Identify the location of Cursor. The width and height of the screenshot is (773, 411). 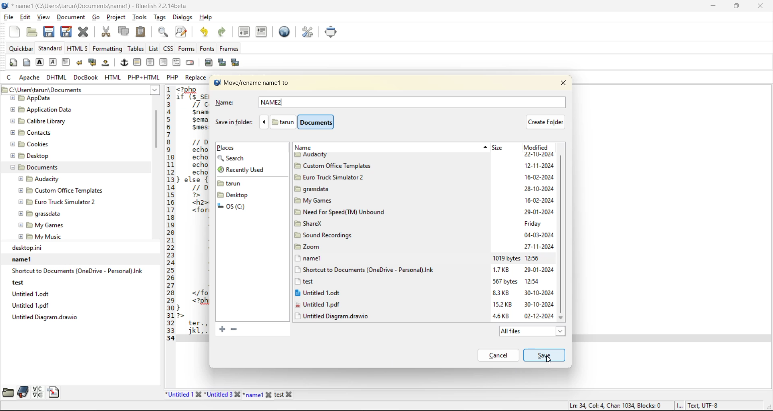
(550, 359).